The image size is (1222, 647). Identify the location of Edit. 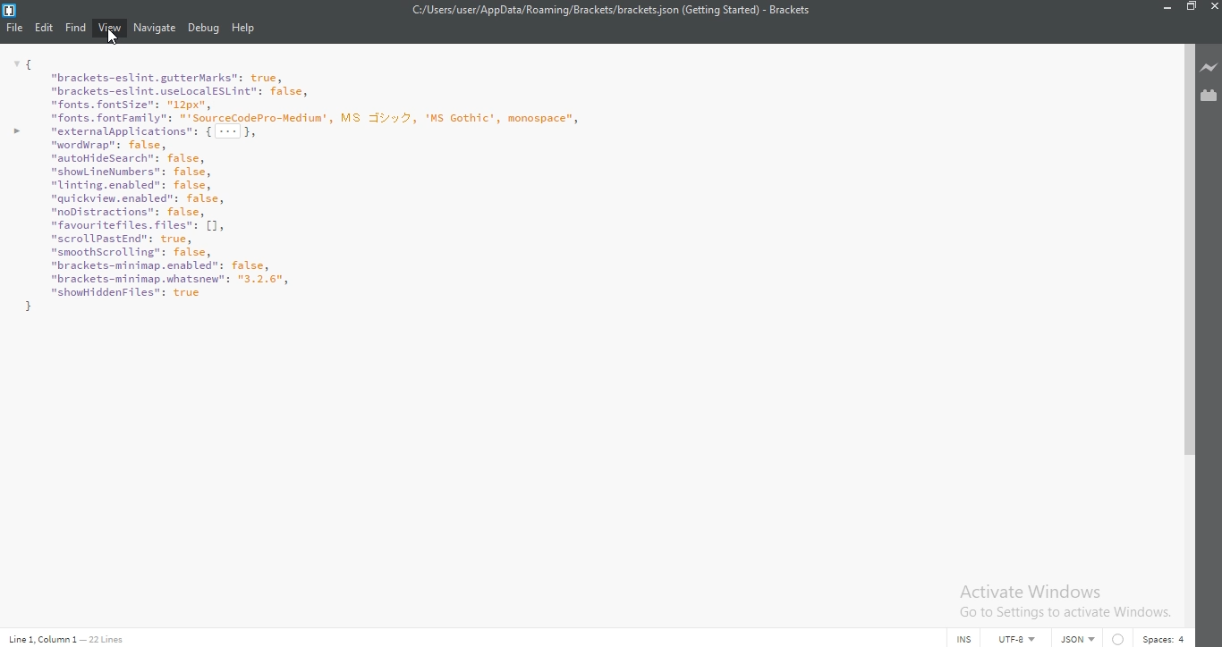
(47, 28).